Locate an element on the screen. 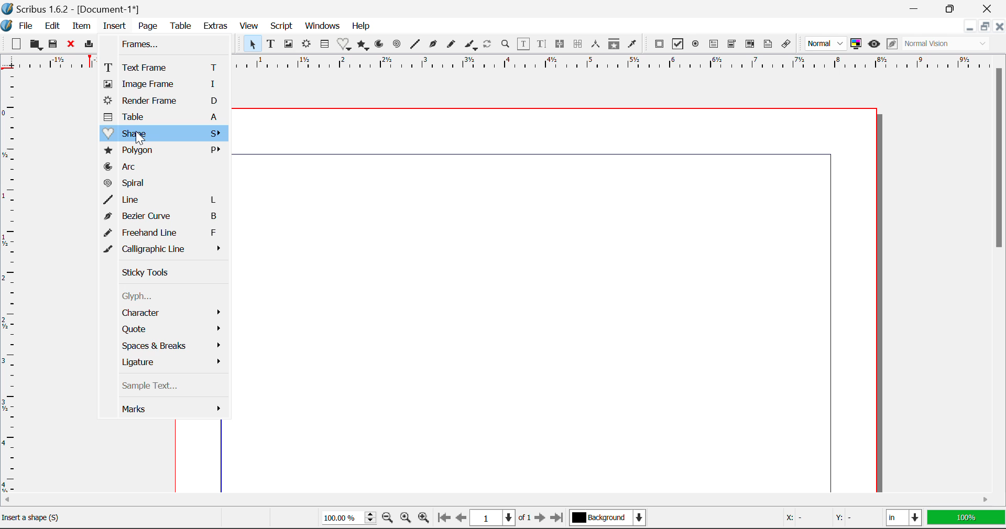 The width and height of the screenshot is (1006, 529). Scribus 1.6.2 - [Document-1*] is located at coordinates (75, 9).